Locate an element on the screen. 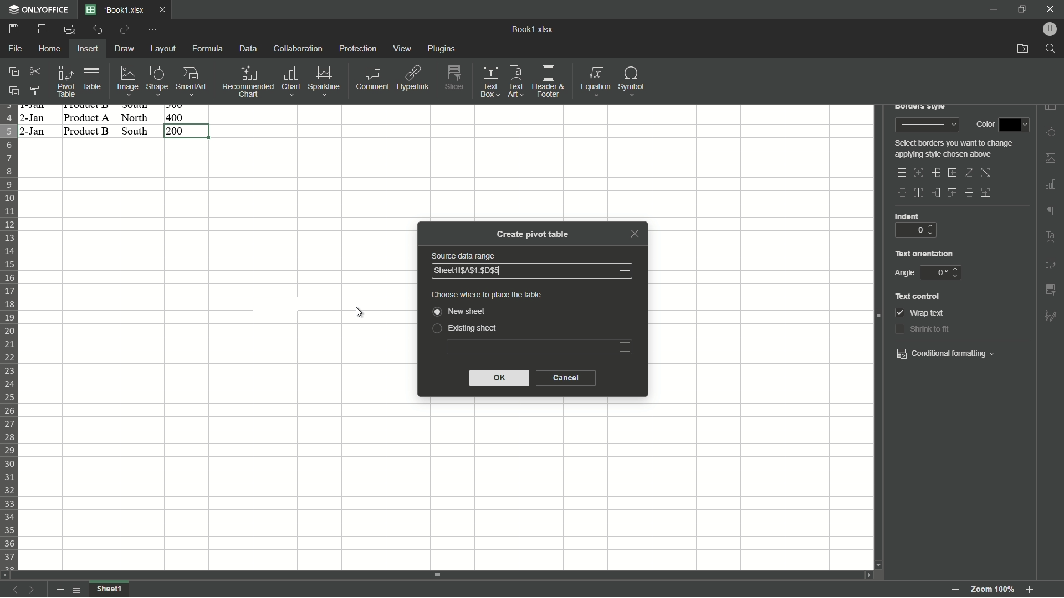  horizontal inner line is located at coordinates (968, 193).